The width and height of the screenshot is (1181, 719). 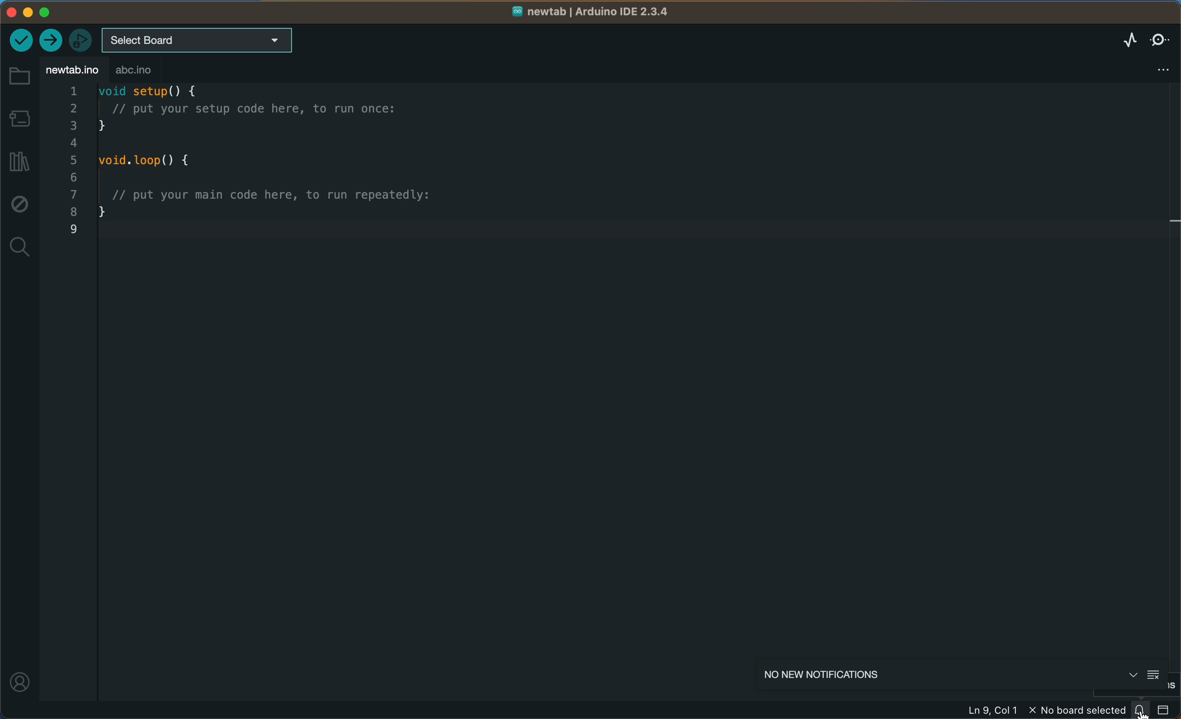 What do you see at coordinates (81, 38) in the screenshot?
I see `debugger` at bounding box center [81, 38].